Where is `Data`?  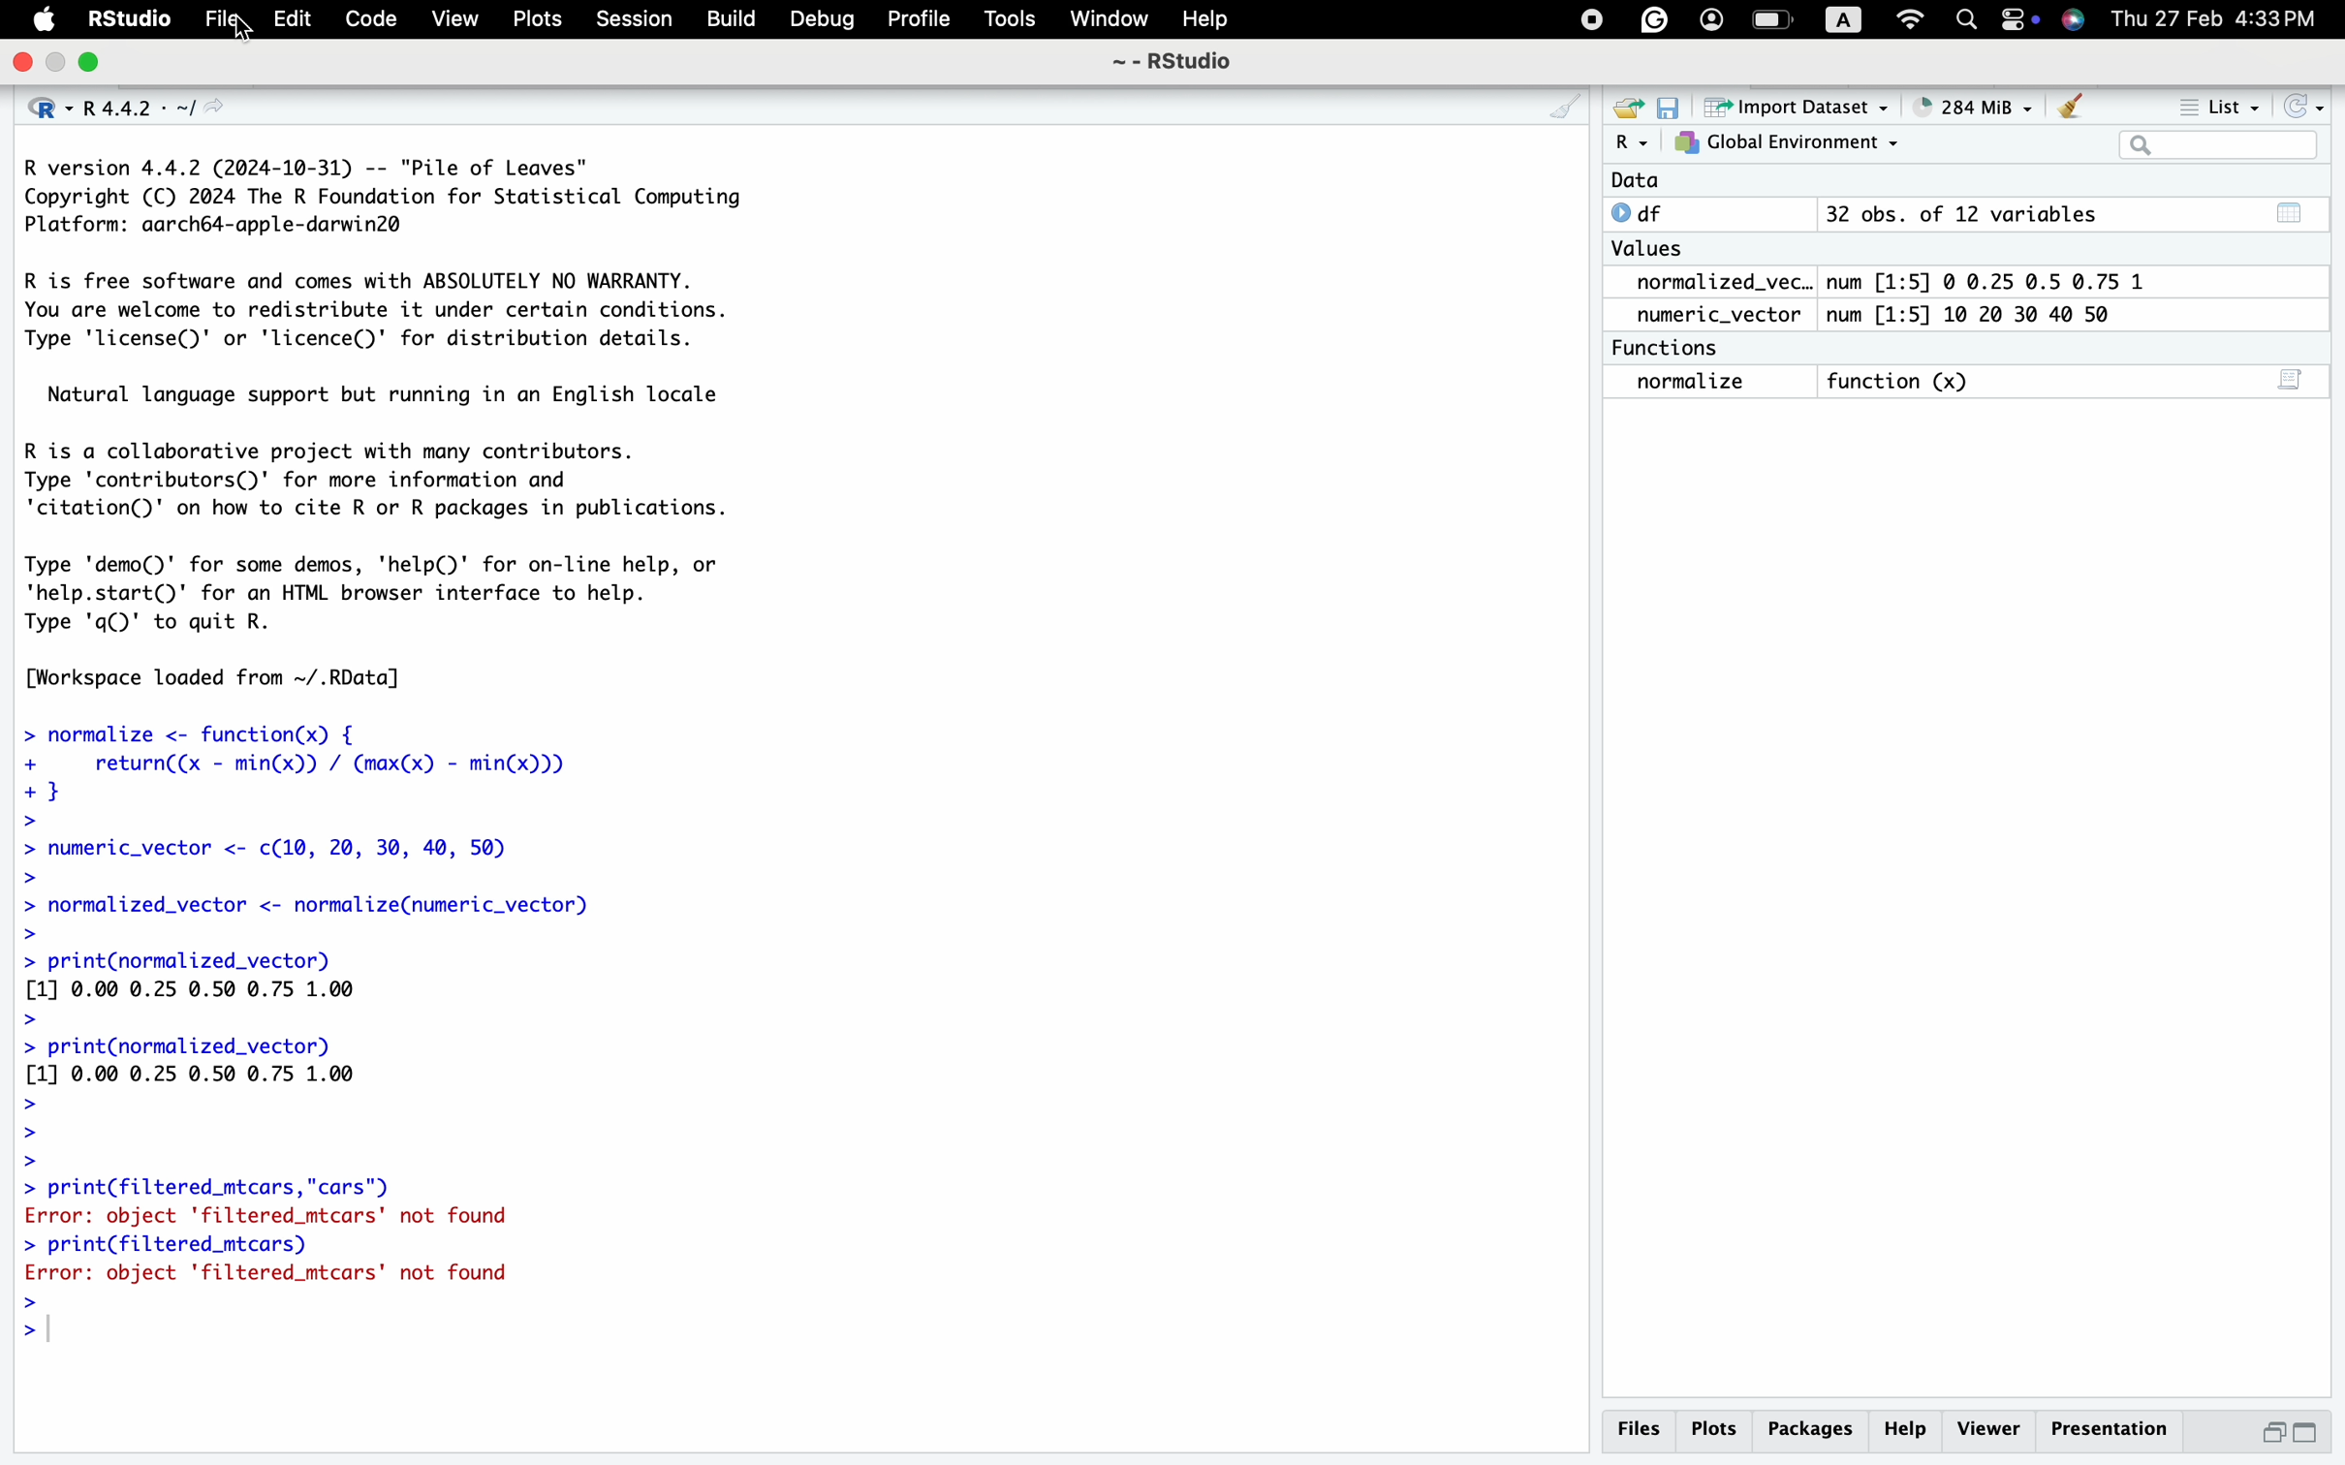 Data is located at coordinates (1635, 181).